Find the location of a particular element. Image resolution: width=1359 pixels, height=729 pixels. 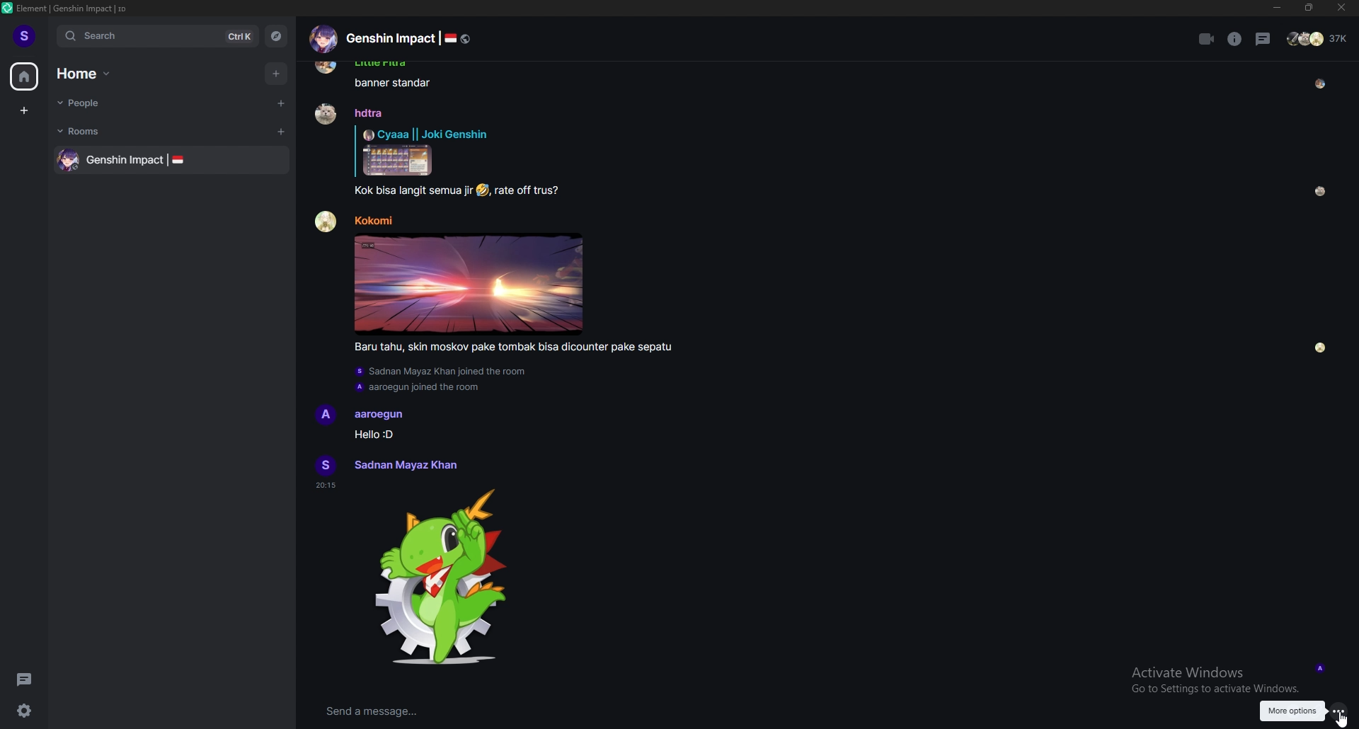

Indonesian flag is located at coordinates (178, 159).